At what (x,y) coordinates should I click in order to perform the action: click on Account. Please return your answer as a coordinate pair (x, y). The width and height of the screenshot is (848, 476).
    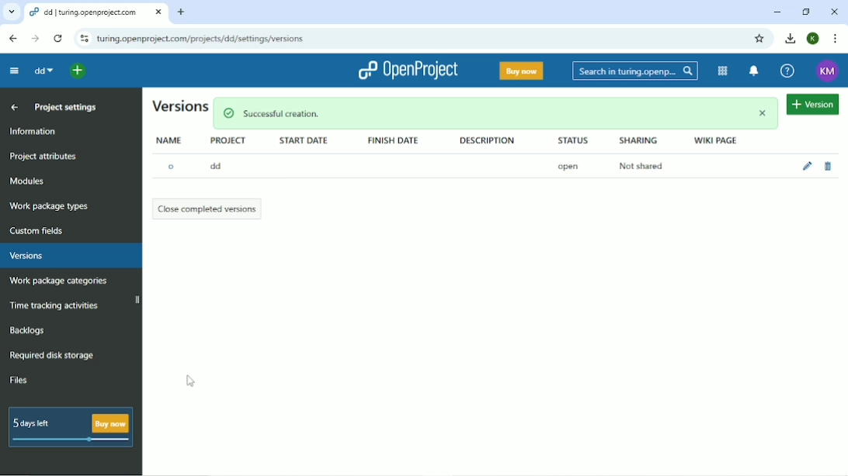
    Looking at the image, I should click on (828, 71).